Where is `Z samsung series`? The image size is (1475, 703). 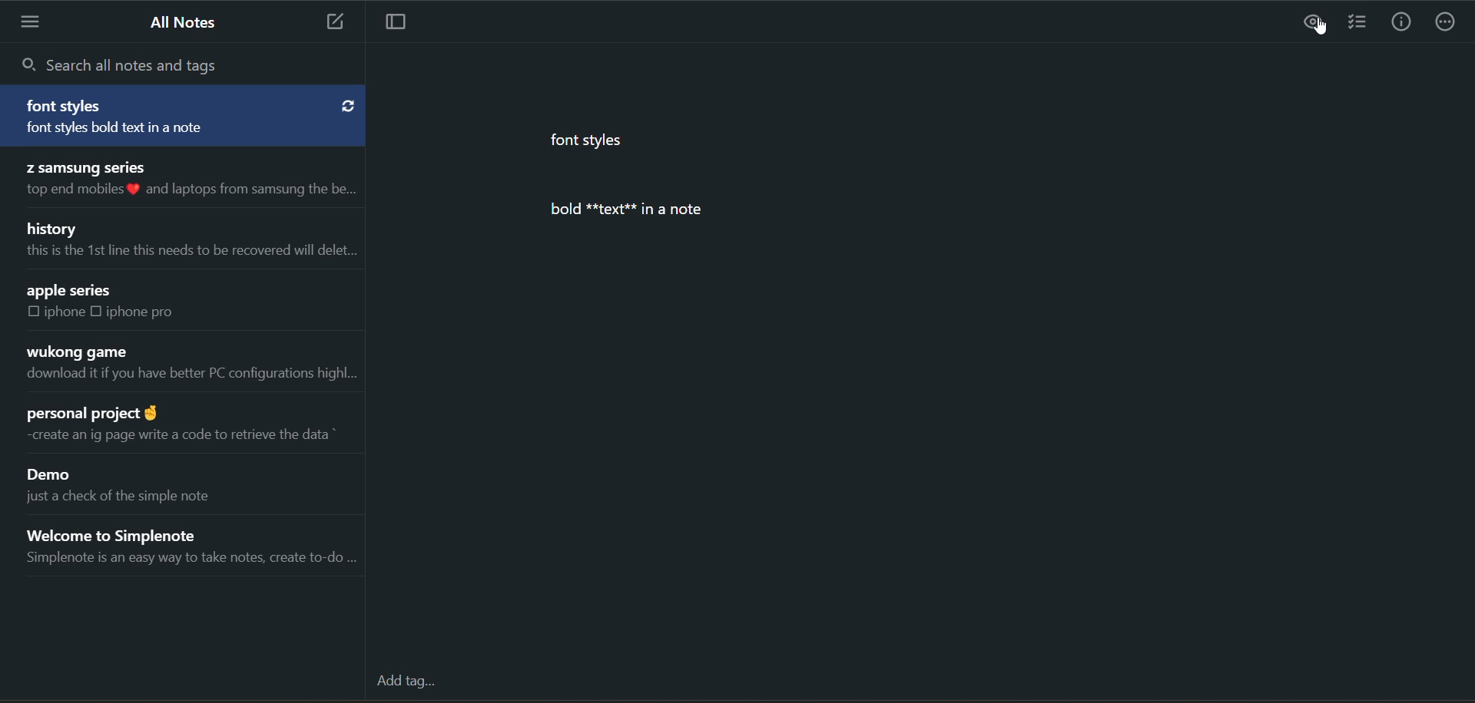
Z samsung series is located at coordinates (84, 166).